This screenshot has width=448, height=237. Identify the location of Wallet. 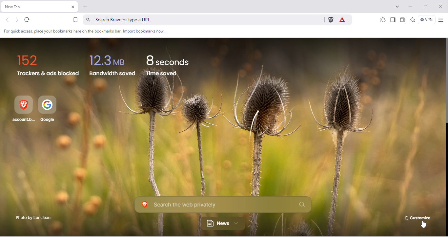
(403, 21).